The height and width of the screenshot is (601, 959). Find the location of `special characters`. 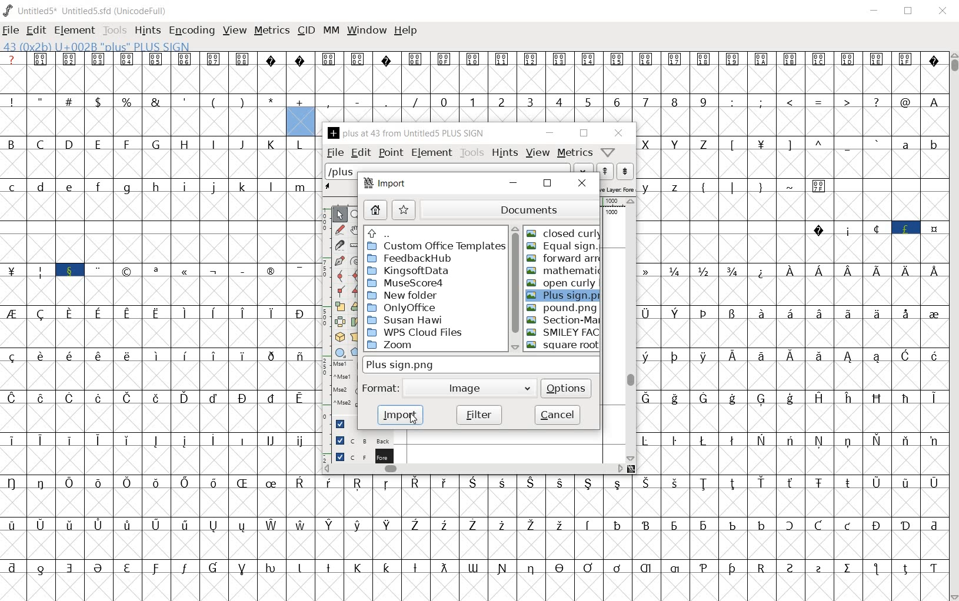

special characters is located at coordinates (692, 326).